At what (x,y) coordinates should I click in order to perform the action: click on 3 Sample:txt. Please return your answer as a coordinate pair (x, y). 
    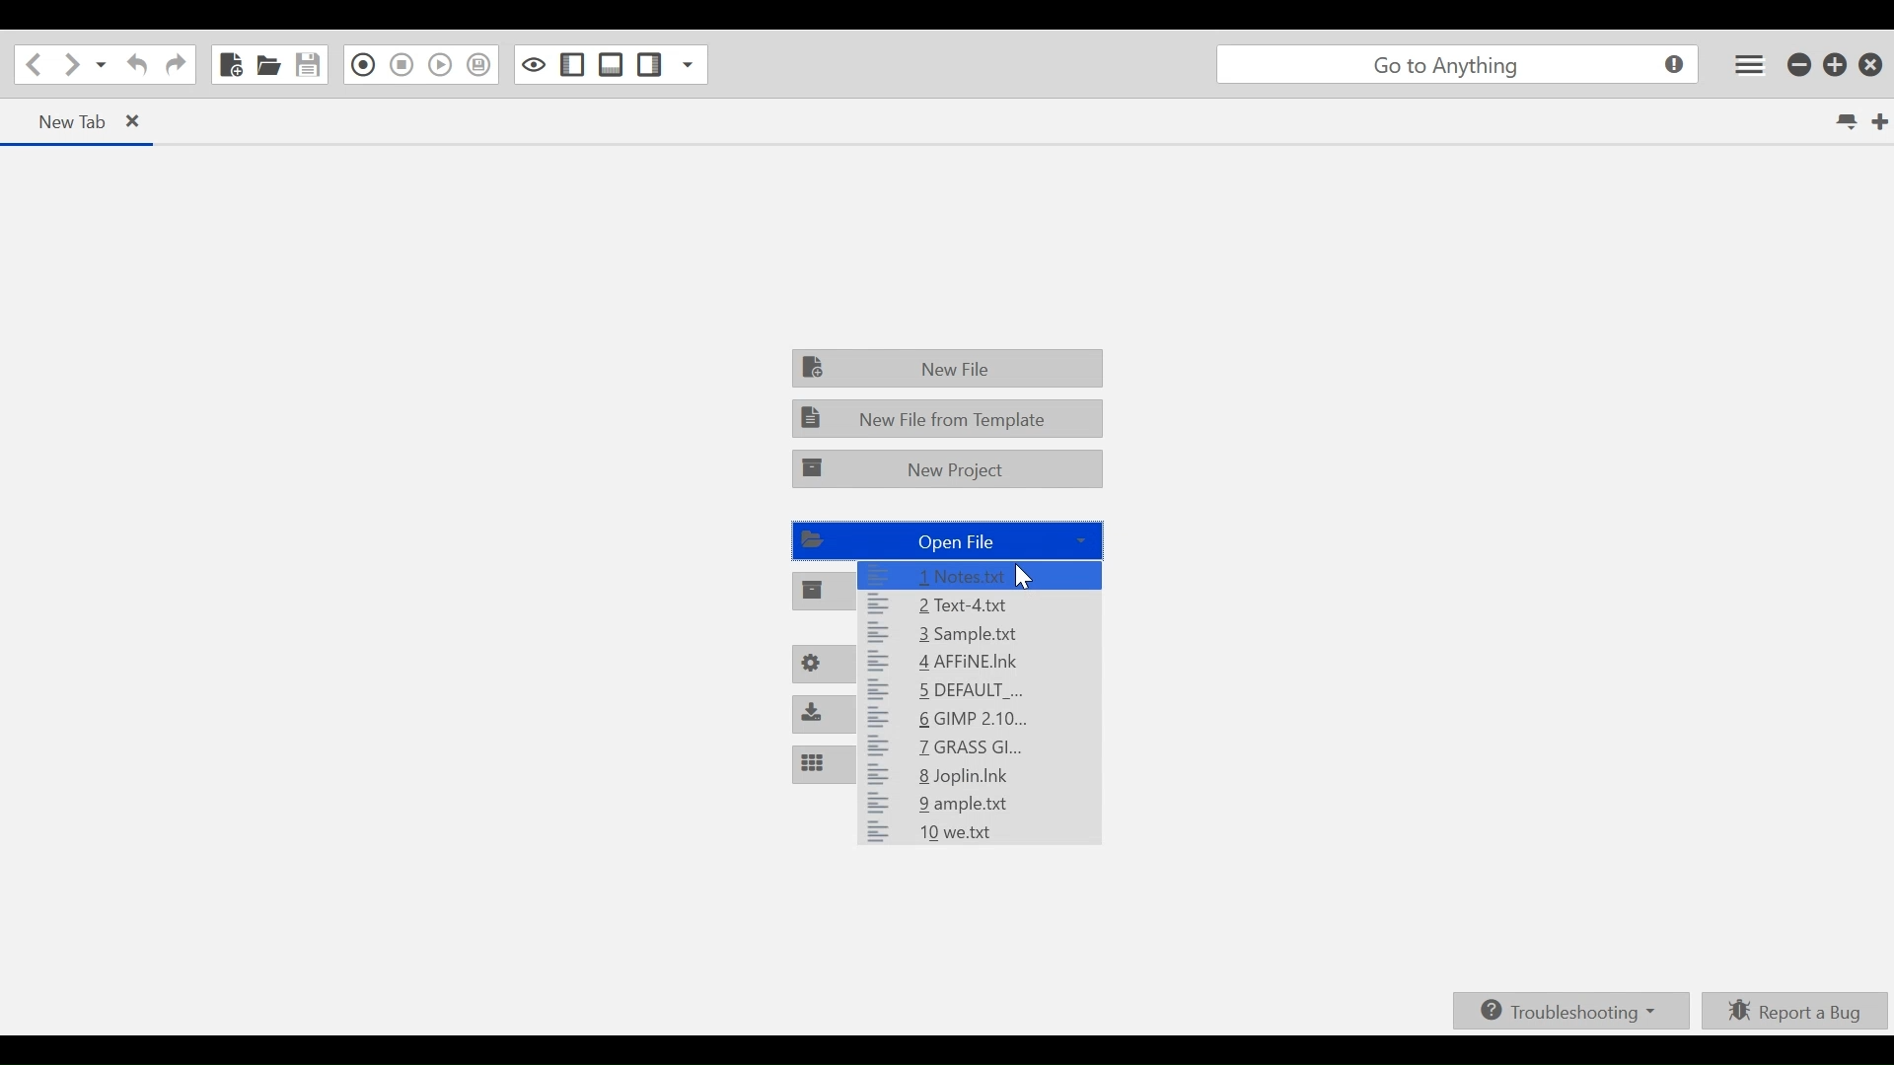
    Looking at the image, I should click on (974, 631).